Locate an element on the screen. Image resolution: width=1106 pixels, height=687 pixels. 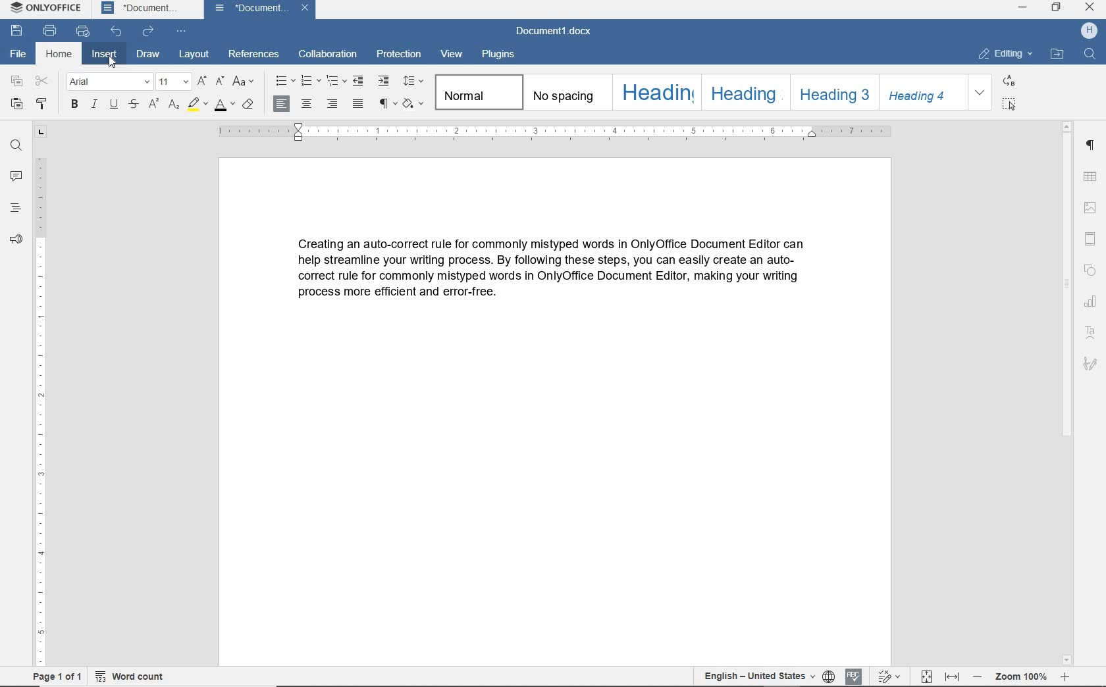
signature is located at coordinates (1092, 364).